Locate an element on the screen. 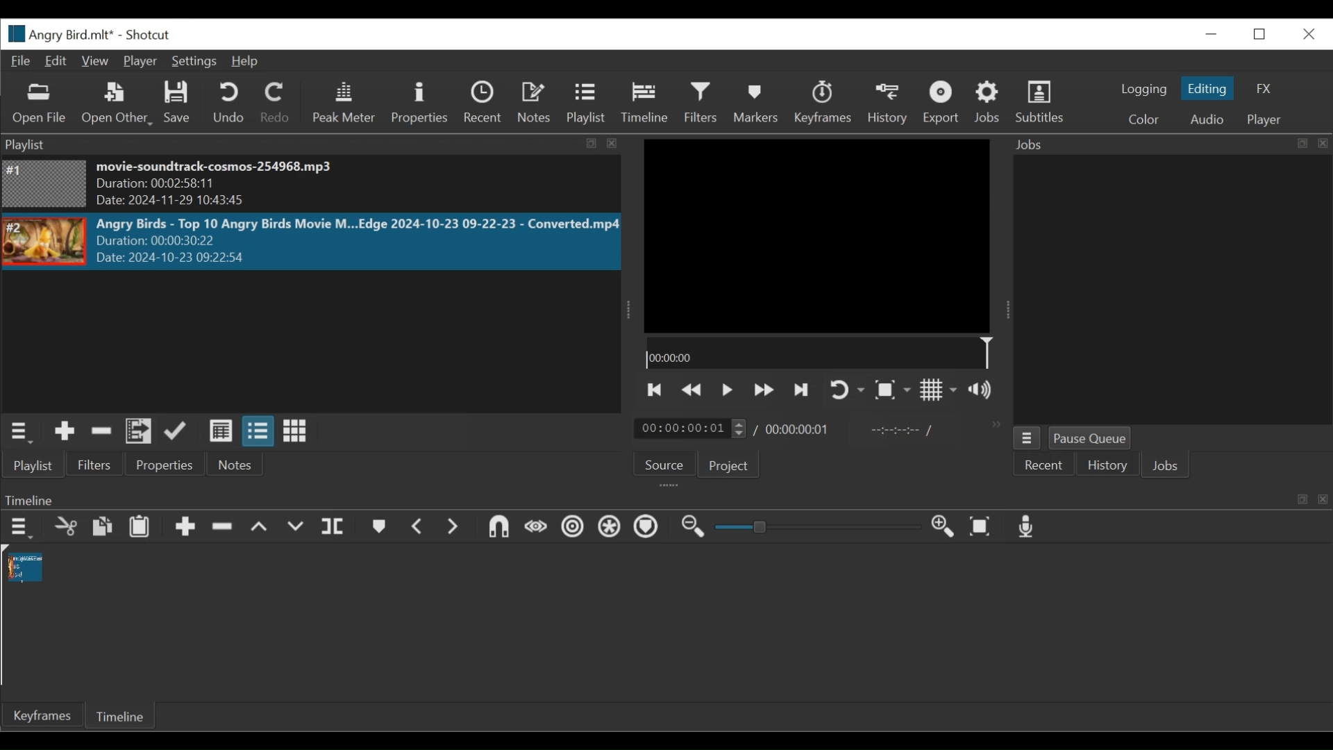 Image resolution: width=1333 pixels, height=750 pixels. Markers is located at coordinates (756, 103).